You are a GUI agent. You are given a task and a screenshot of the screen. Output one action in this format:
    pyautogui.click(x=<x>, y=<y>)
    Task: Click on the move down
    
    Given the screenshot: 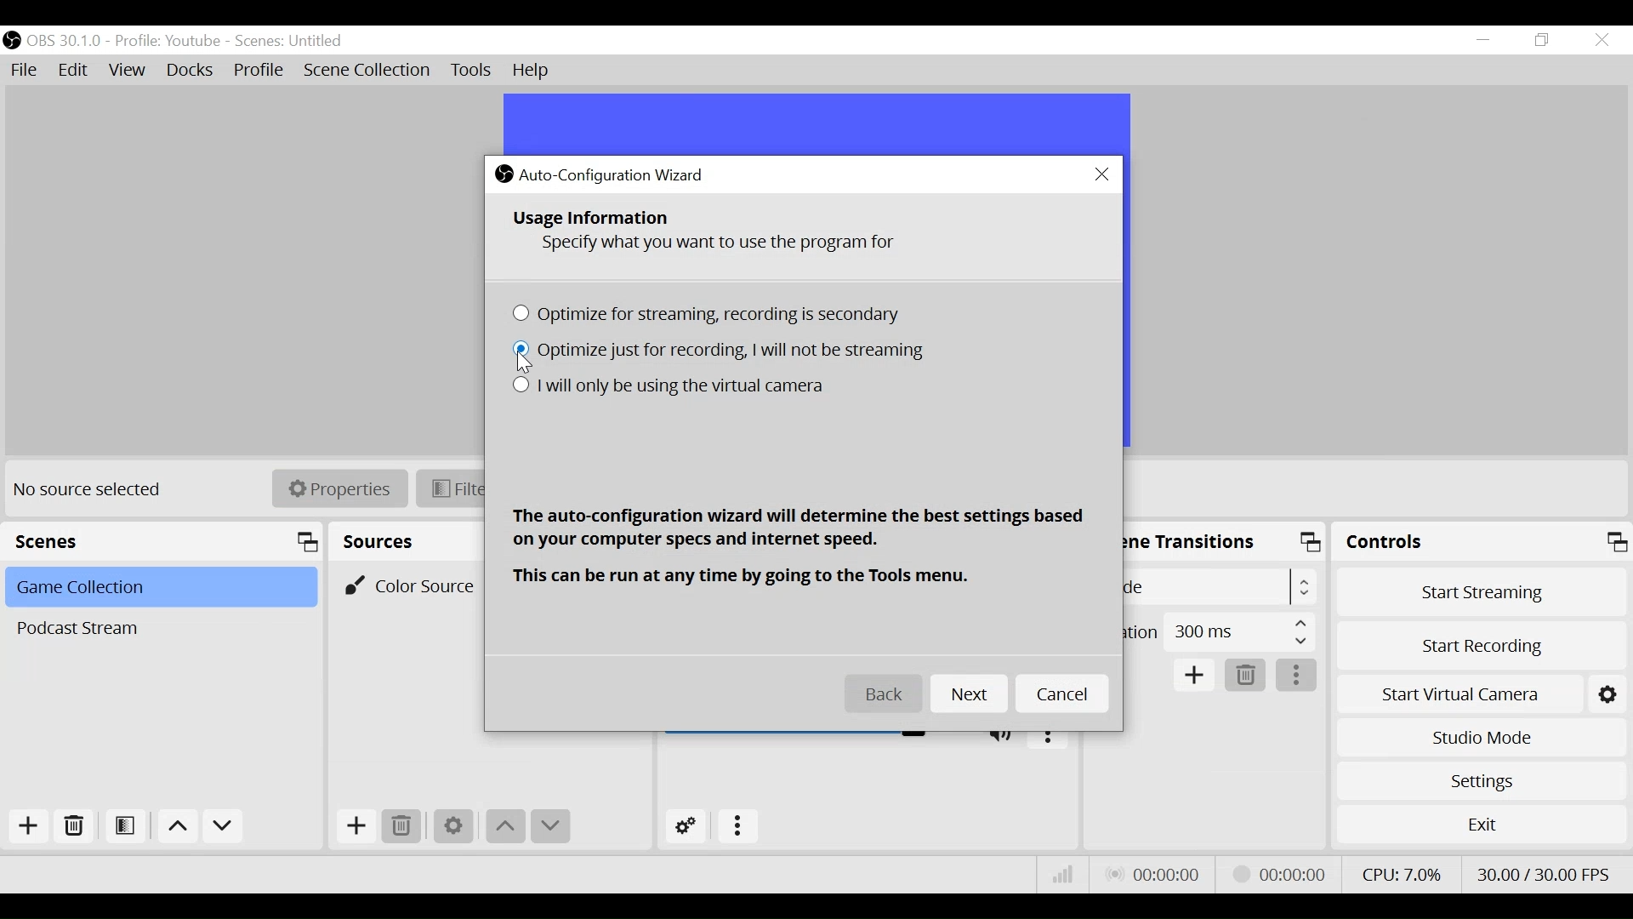 What is the action you would take?
    pyautogui.click(x=552, y=828)
    